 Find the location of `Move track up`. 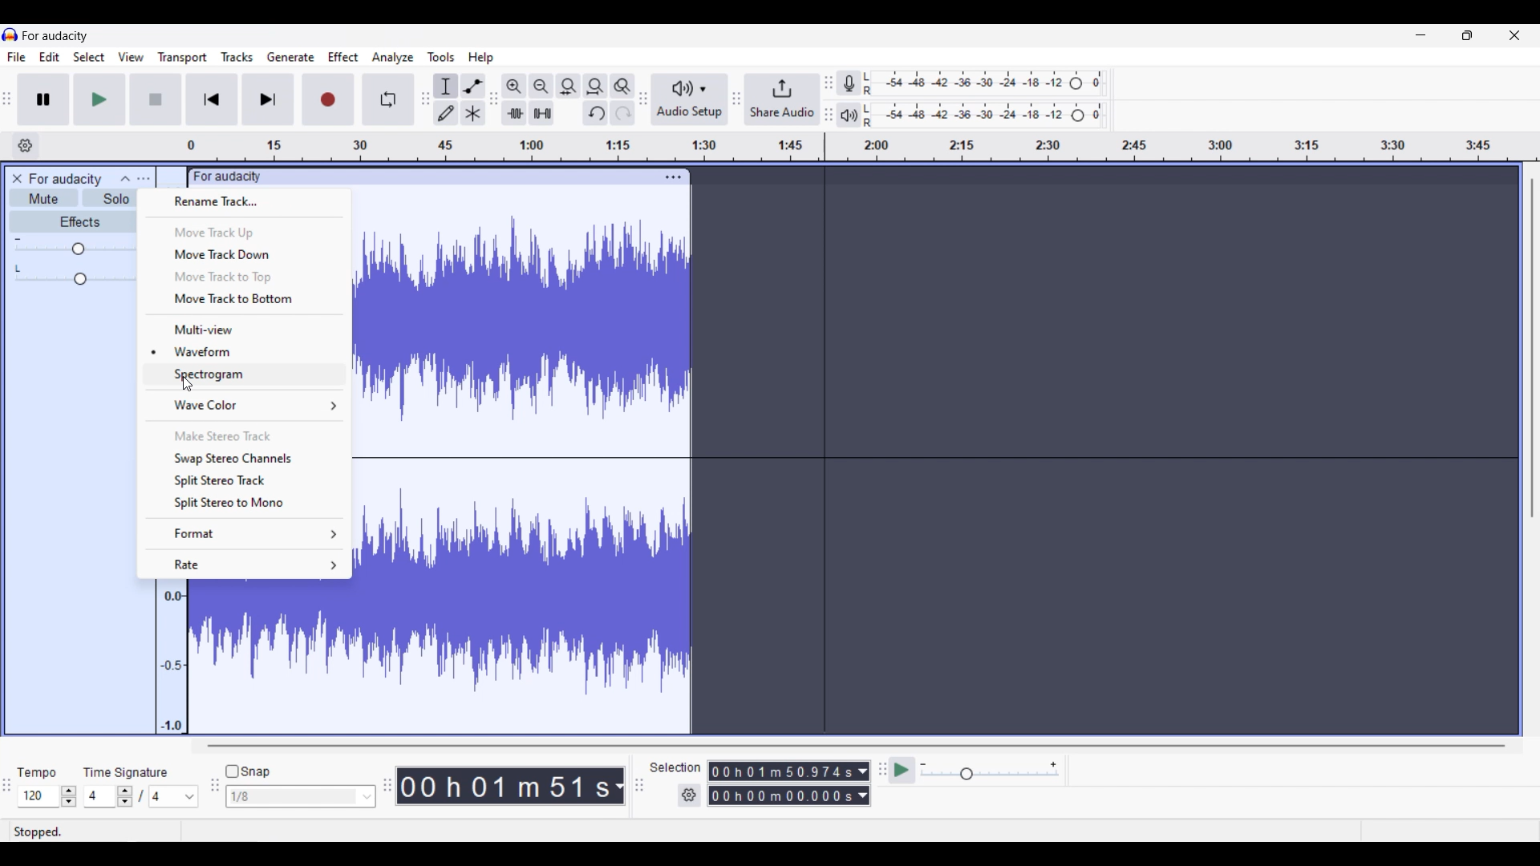

Move track up is located at coordinates (244, 231).